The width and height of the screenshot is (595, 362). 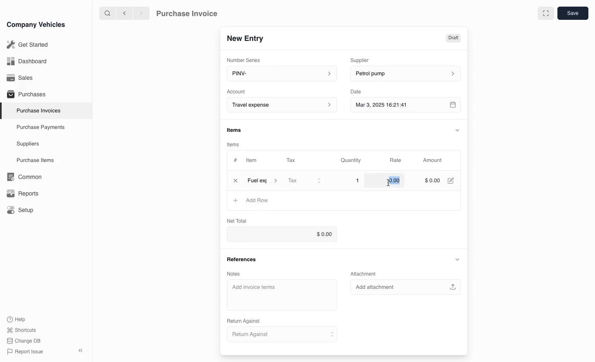 What do you see at coordinates (282, 295) in the screenshot?
I see `Add invoice terms` at bounding box center [282, 295].